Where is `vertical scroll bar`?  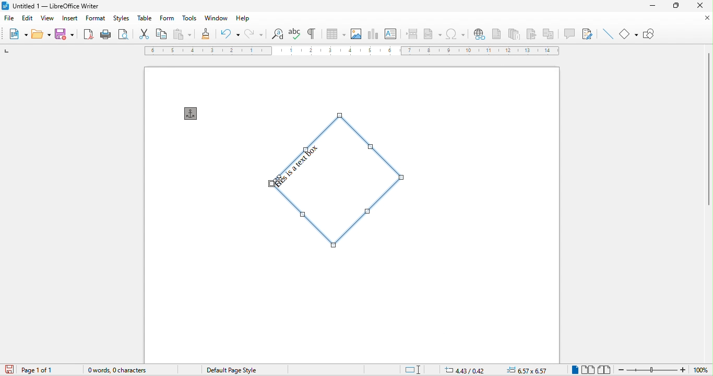 vertical scroll bar is located at coordinates (707, 129).